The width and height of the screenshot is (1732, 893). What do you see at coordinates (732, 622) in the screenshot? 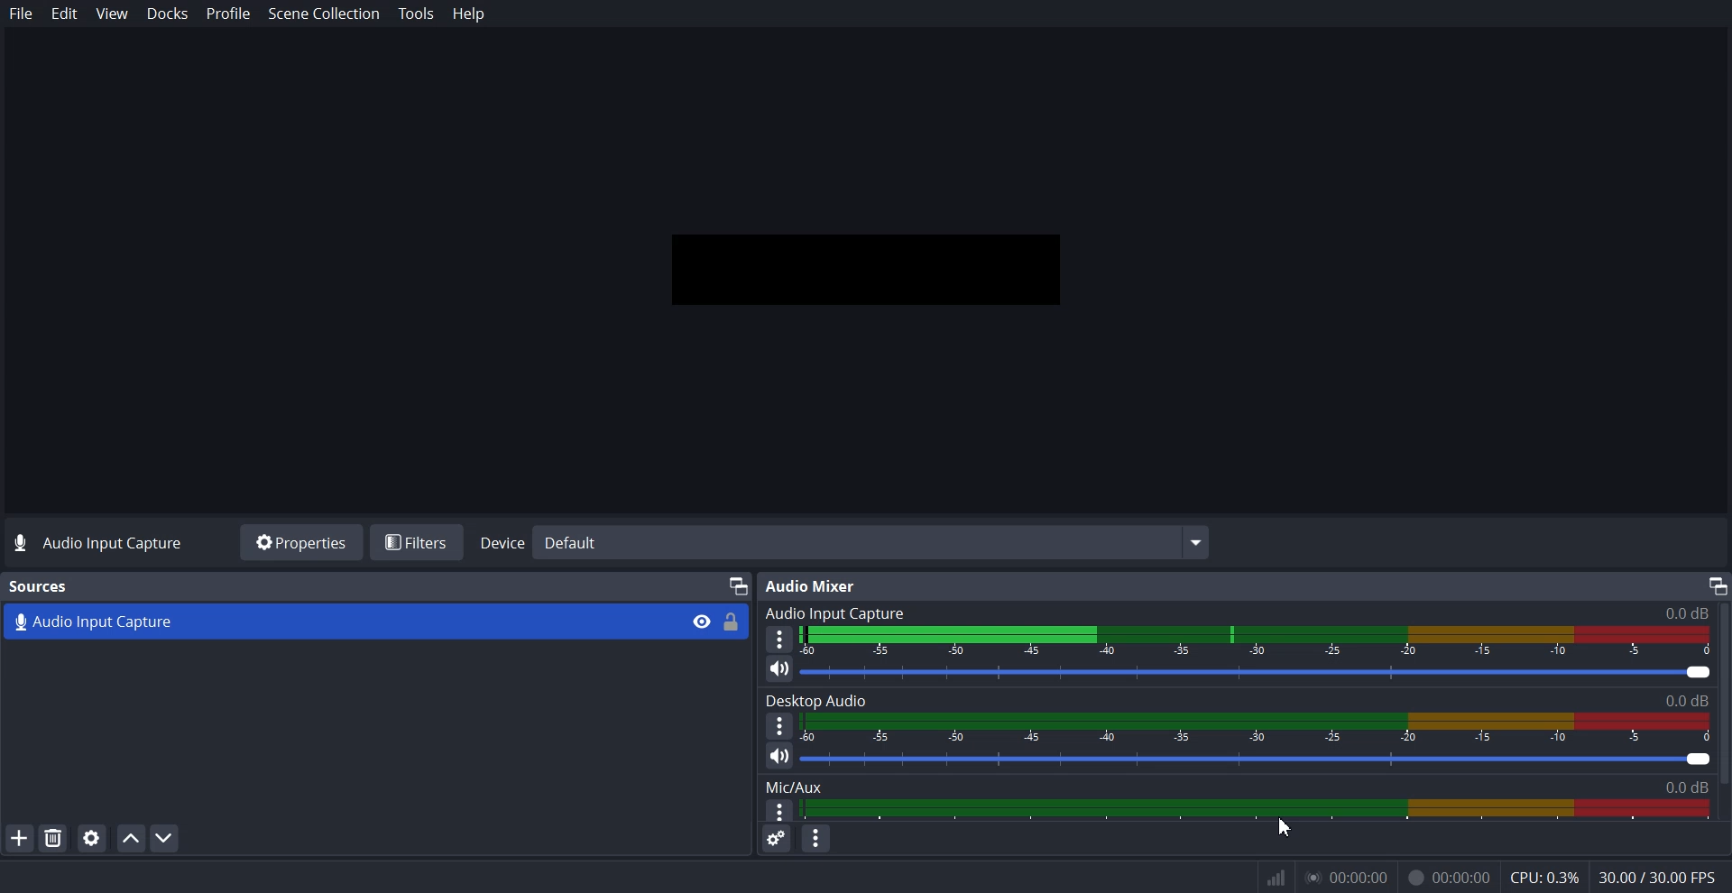
I see `Lock` at bounding box center [732, 622].